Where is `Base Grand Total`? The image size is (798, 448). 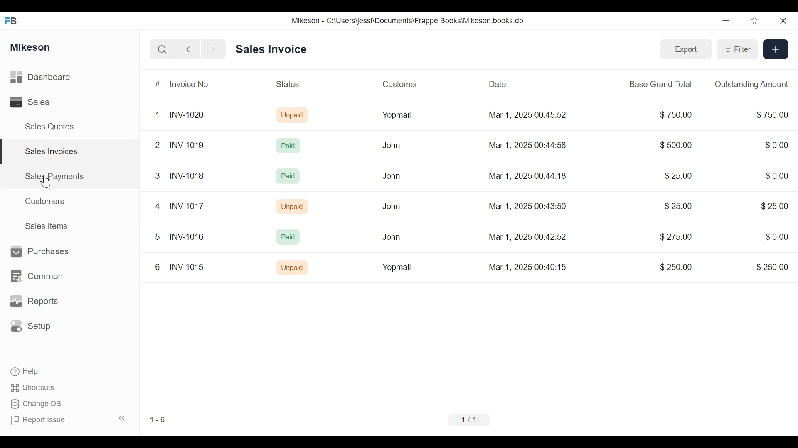 Base Grand Total is located at coordinates (658, 85).